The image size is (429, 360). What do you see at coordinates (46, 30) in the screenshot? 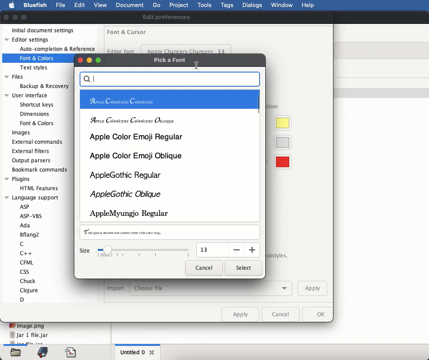
I see `initial document settings` at bounding box center [46, 30].